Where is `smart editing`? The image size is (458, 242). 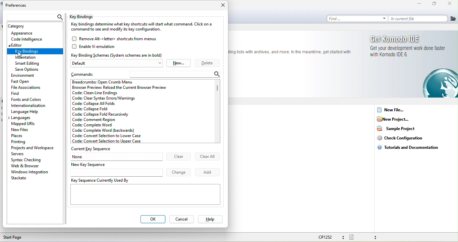
smart editing is located at coordinates (30, 63).